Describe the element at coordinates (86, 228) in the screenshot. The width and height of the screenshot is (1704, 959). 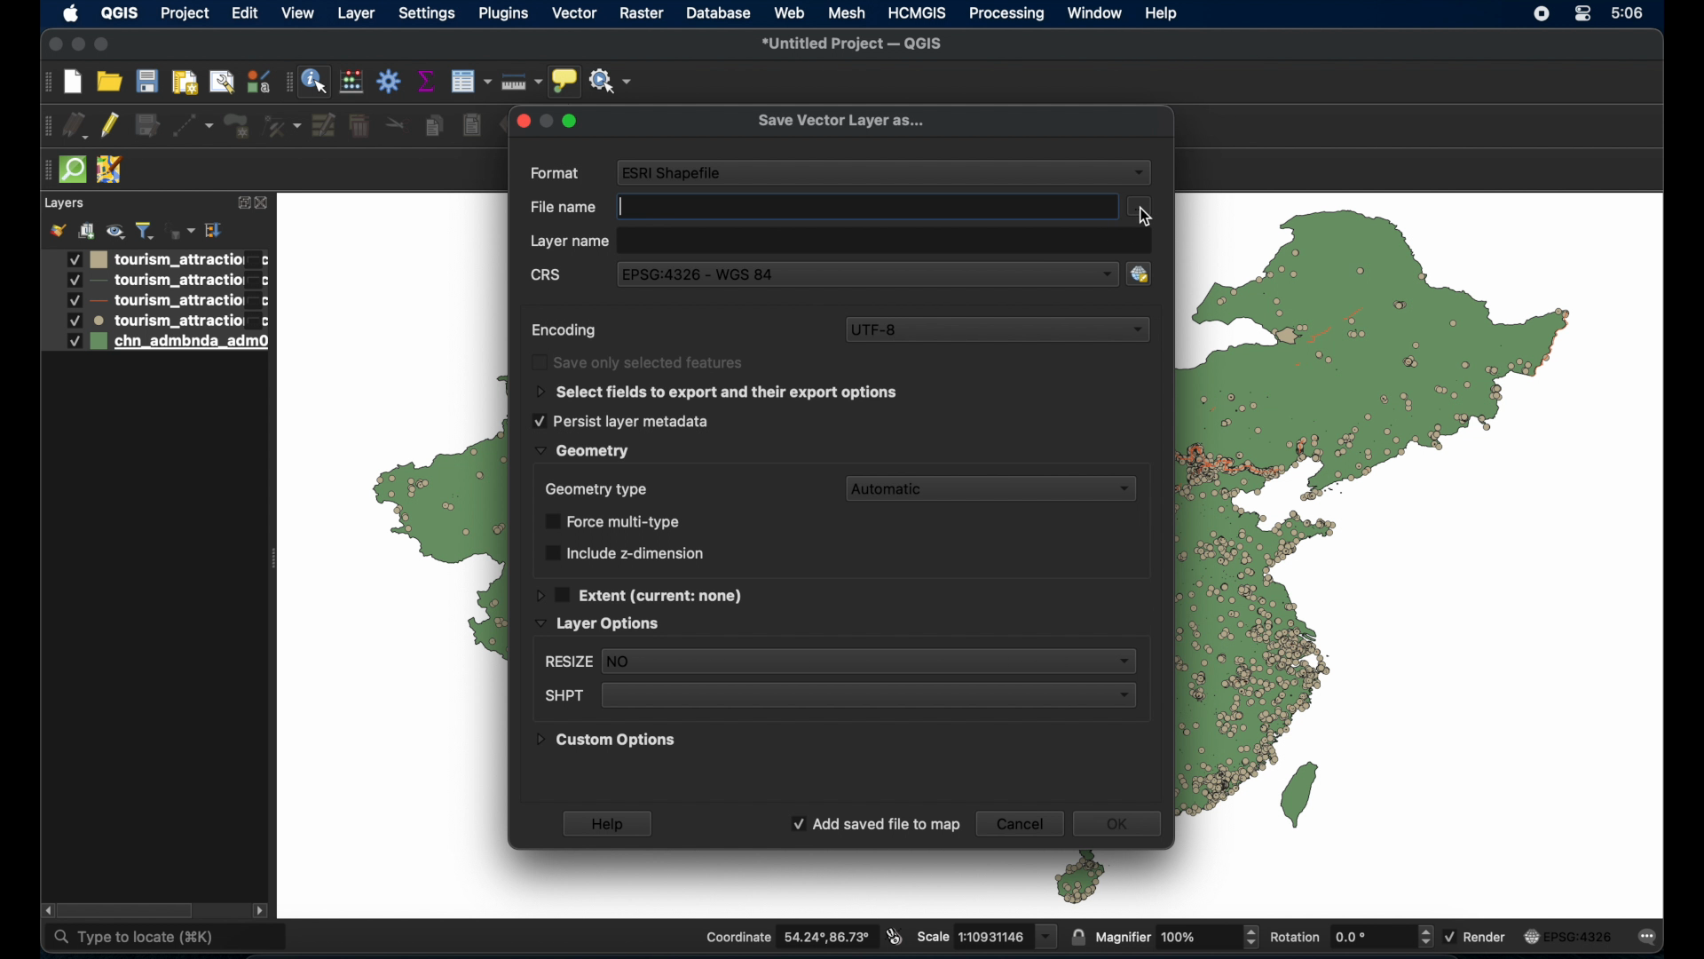
I see `add group` at that location.